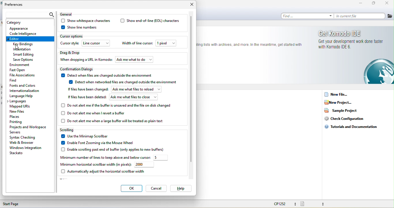 This screenshot has height=208, width=394. Describe the element at coordinates (116, 149) in the screenshot. I see `enable scrolling past end of buffer` at that location.